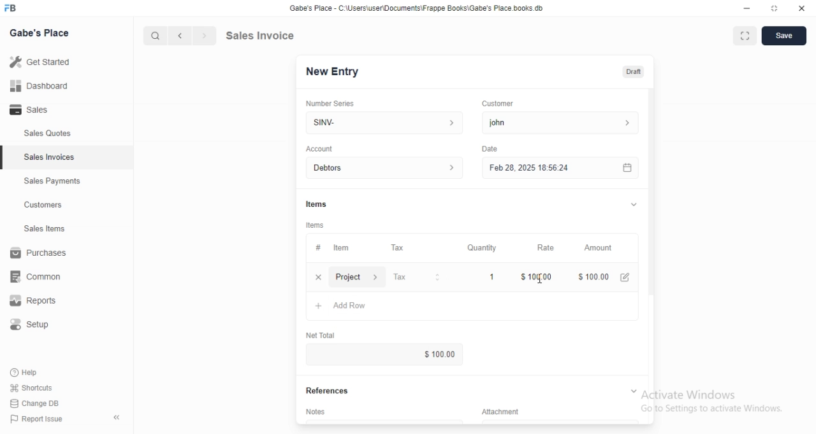 Image resolution: width=816 pixels, height=434 pixels. Describe the element at coordinates (149, 36) in the screenshot. I see `cursor` at that location.